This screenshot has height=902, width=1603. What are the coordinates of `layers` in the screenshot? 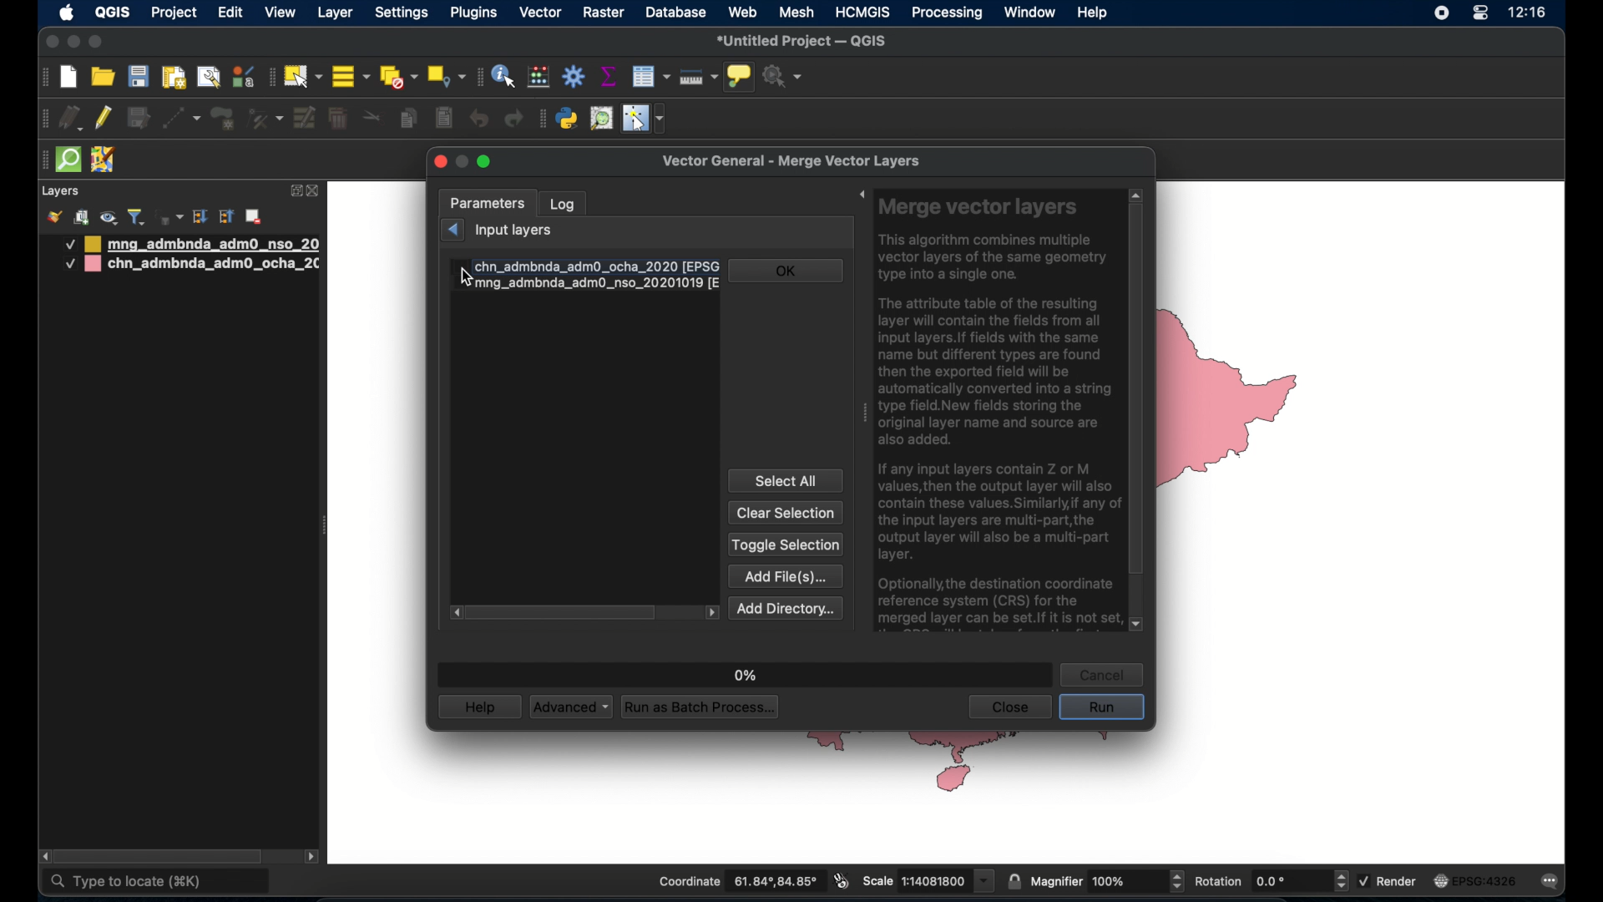 It's located at (60, 192).